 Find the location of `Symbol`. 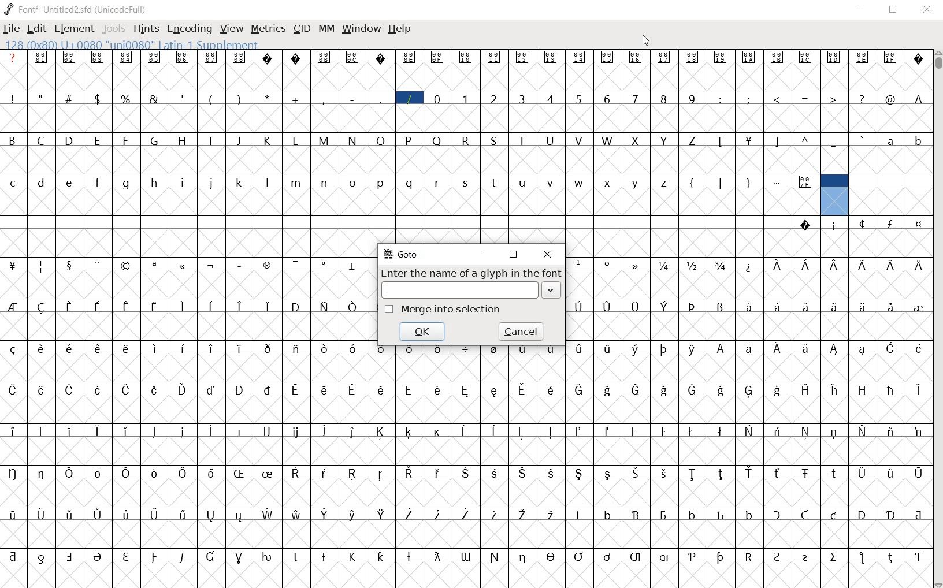

Symbol is located at coordinates (128, 430).